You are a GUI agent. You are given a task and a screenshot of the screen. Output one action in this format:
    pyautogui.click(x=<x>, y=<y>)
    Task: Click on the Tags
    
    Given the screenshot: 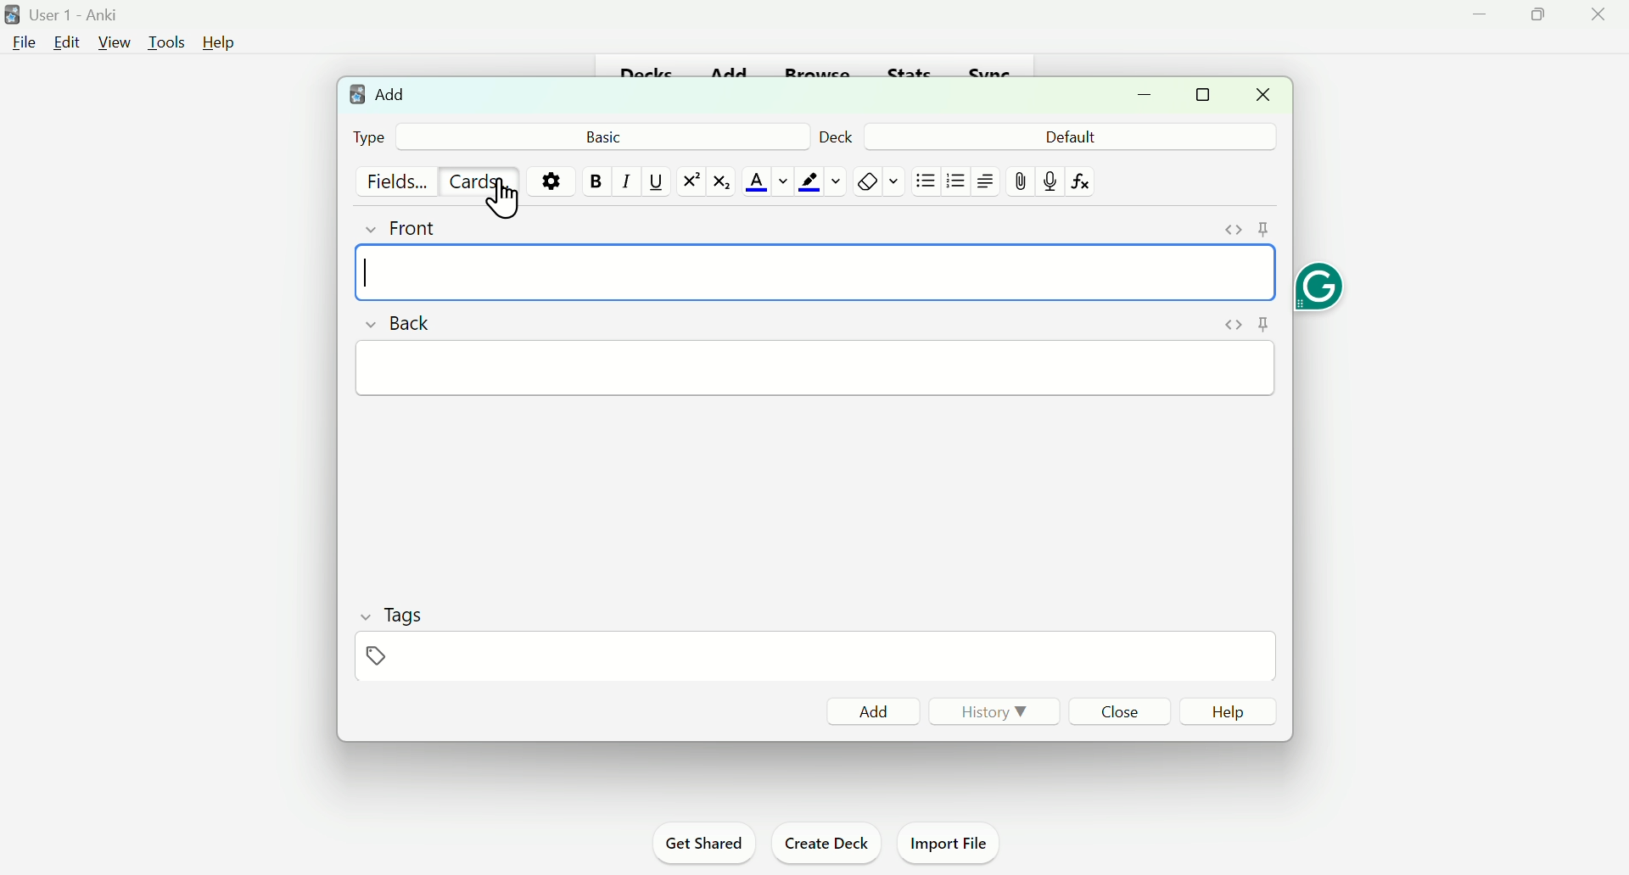 What is the action you would take?
    pyautogui.click(x=400, y=616)
    